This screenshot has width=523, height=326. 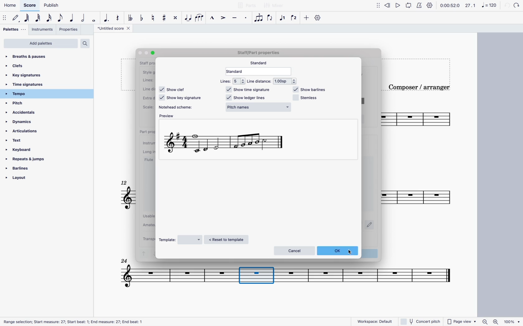 I want to click on accent, so click(x=224, y=18).